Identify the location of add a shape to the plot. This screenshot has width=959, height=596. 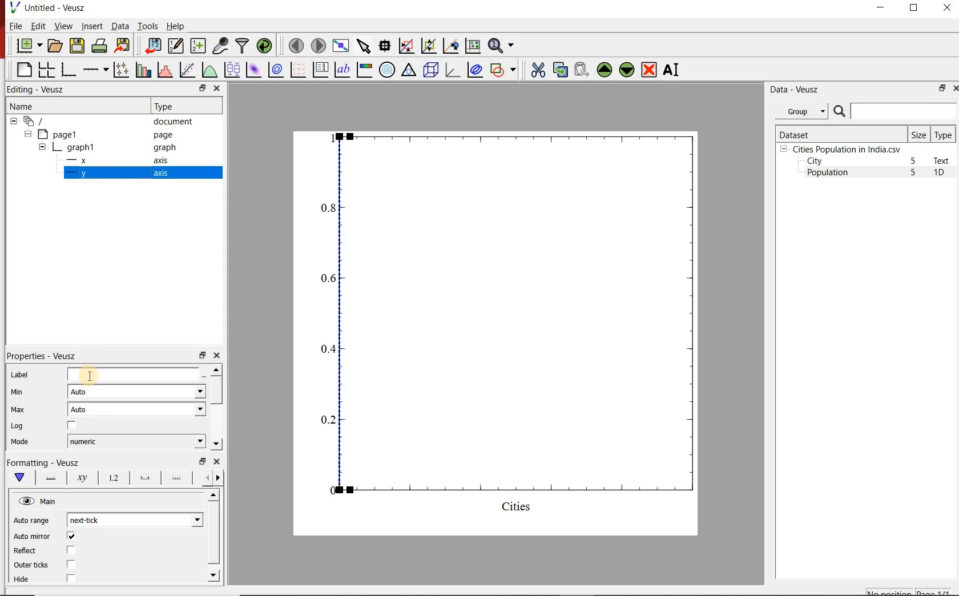
(503, 69).